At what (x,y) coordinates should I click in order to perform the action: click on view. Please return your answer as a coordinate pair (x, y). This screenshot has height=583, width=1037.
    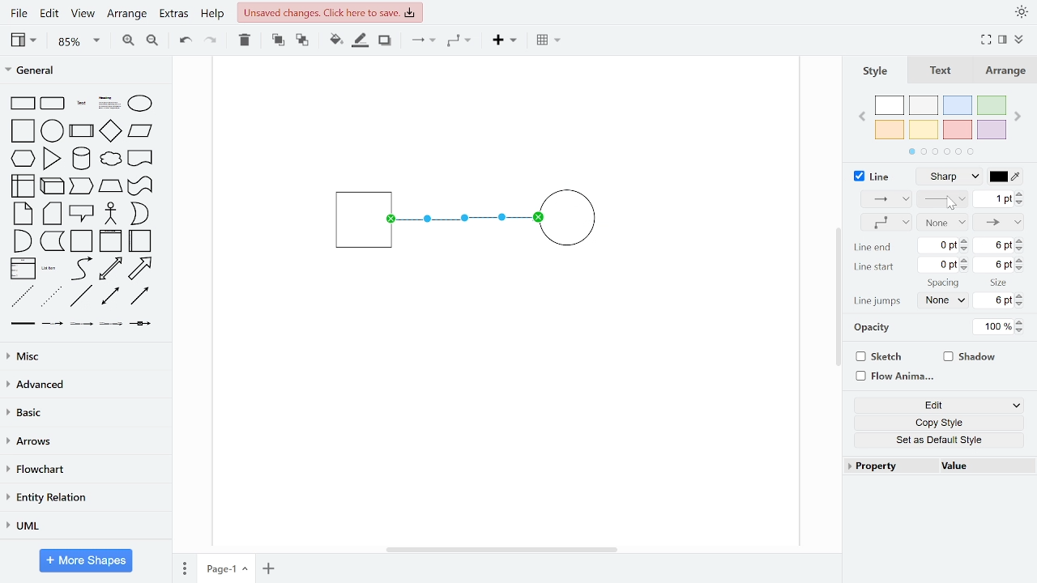
    Looking at the image, I should click on (26, 40).